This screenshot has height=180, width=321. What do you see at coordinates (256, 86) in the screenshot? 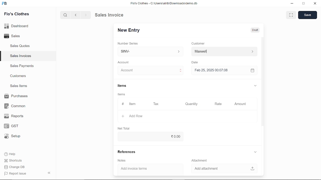
I see `expand` at bounding box center [256, 86].